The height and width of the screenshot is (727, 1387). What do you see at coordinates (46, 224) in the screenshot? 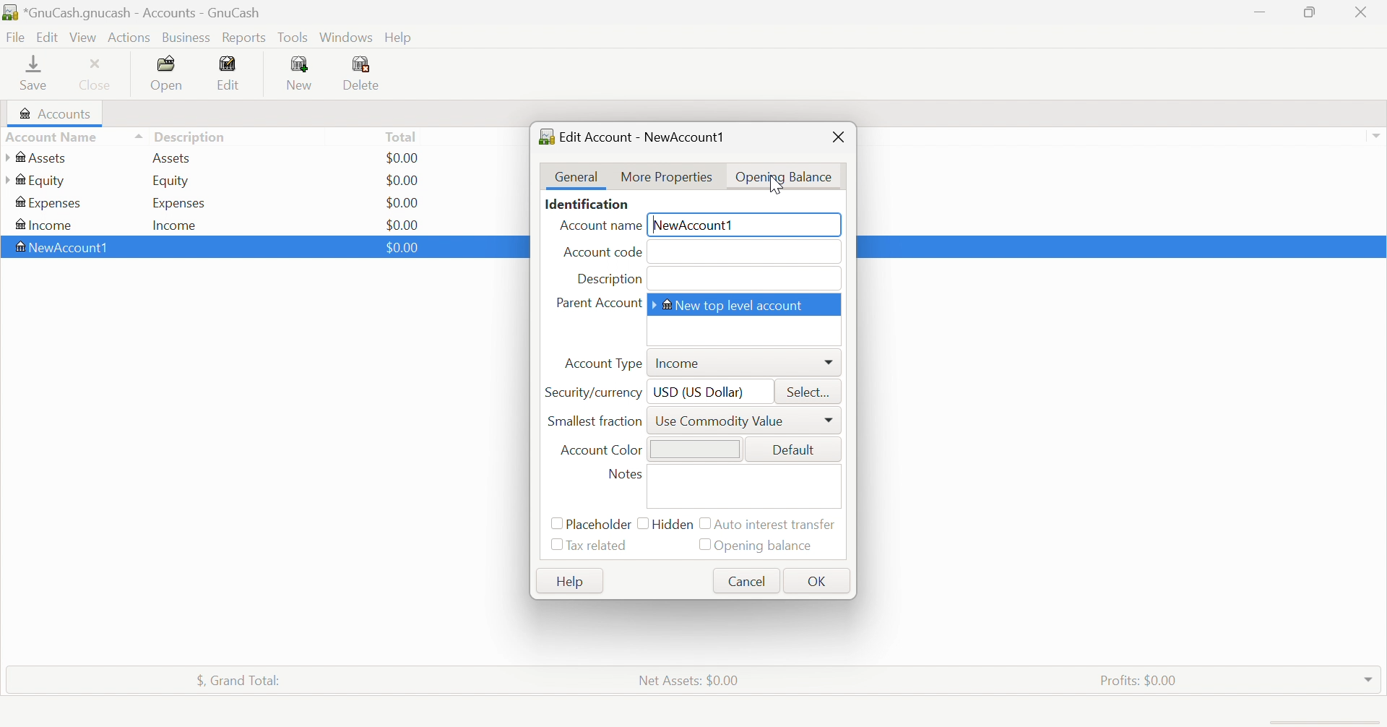
I see `Income` at bounding box center [46, 224].